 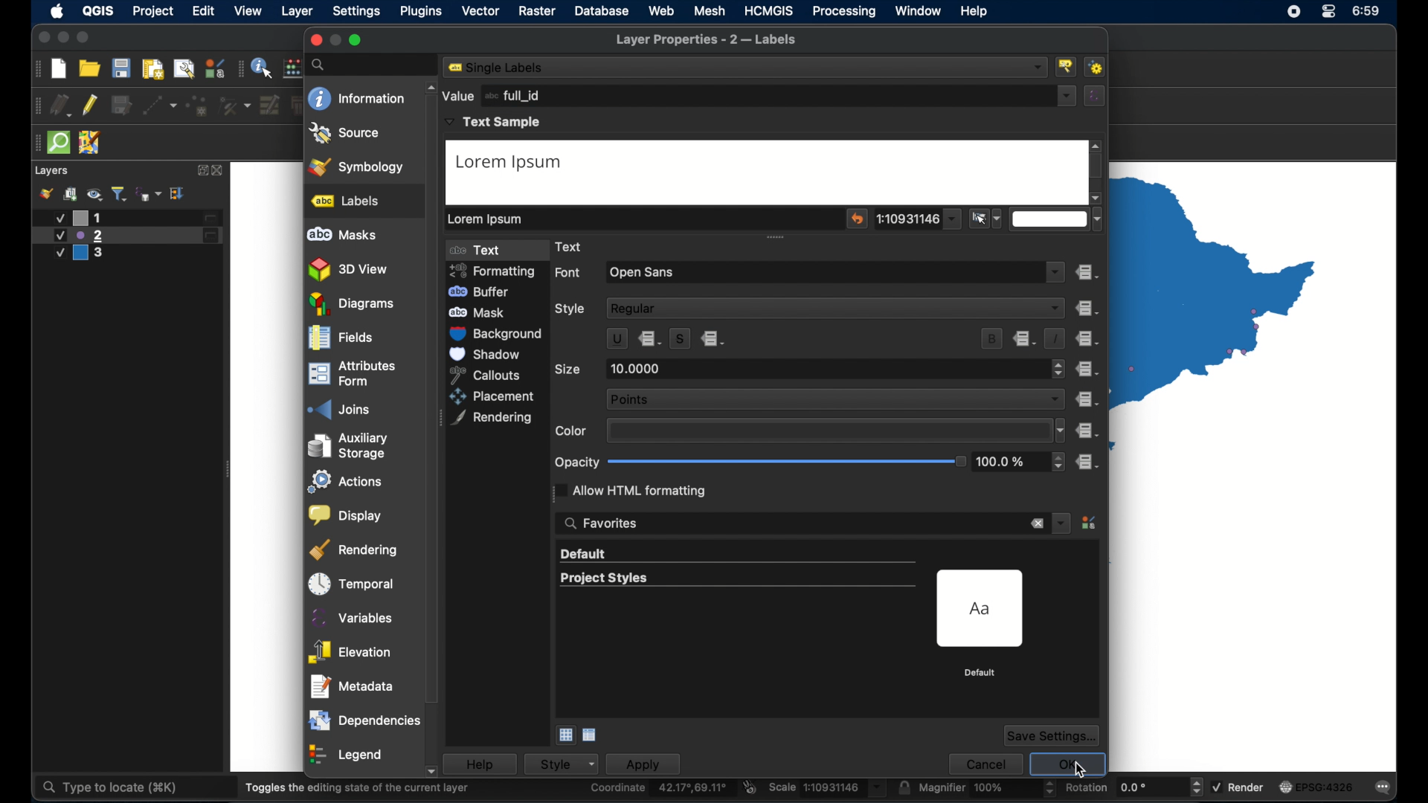 I want to click on layer 1, so click(x=134, y=218).